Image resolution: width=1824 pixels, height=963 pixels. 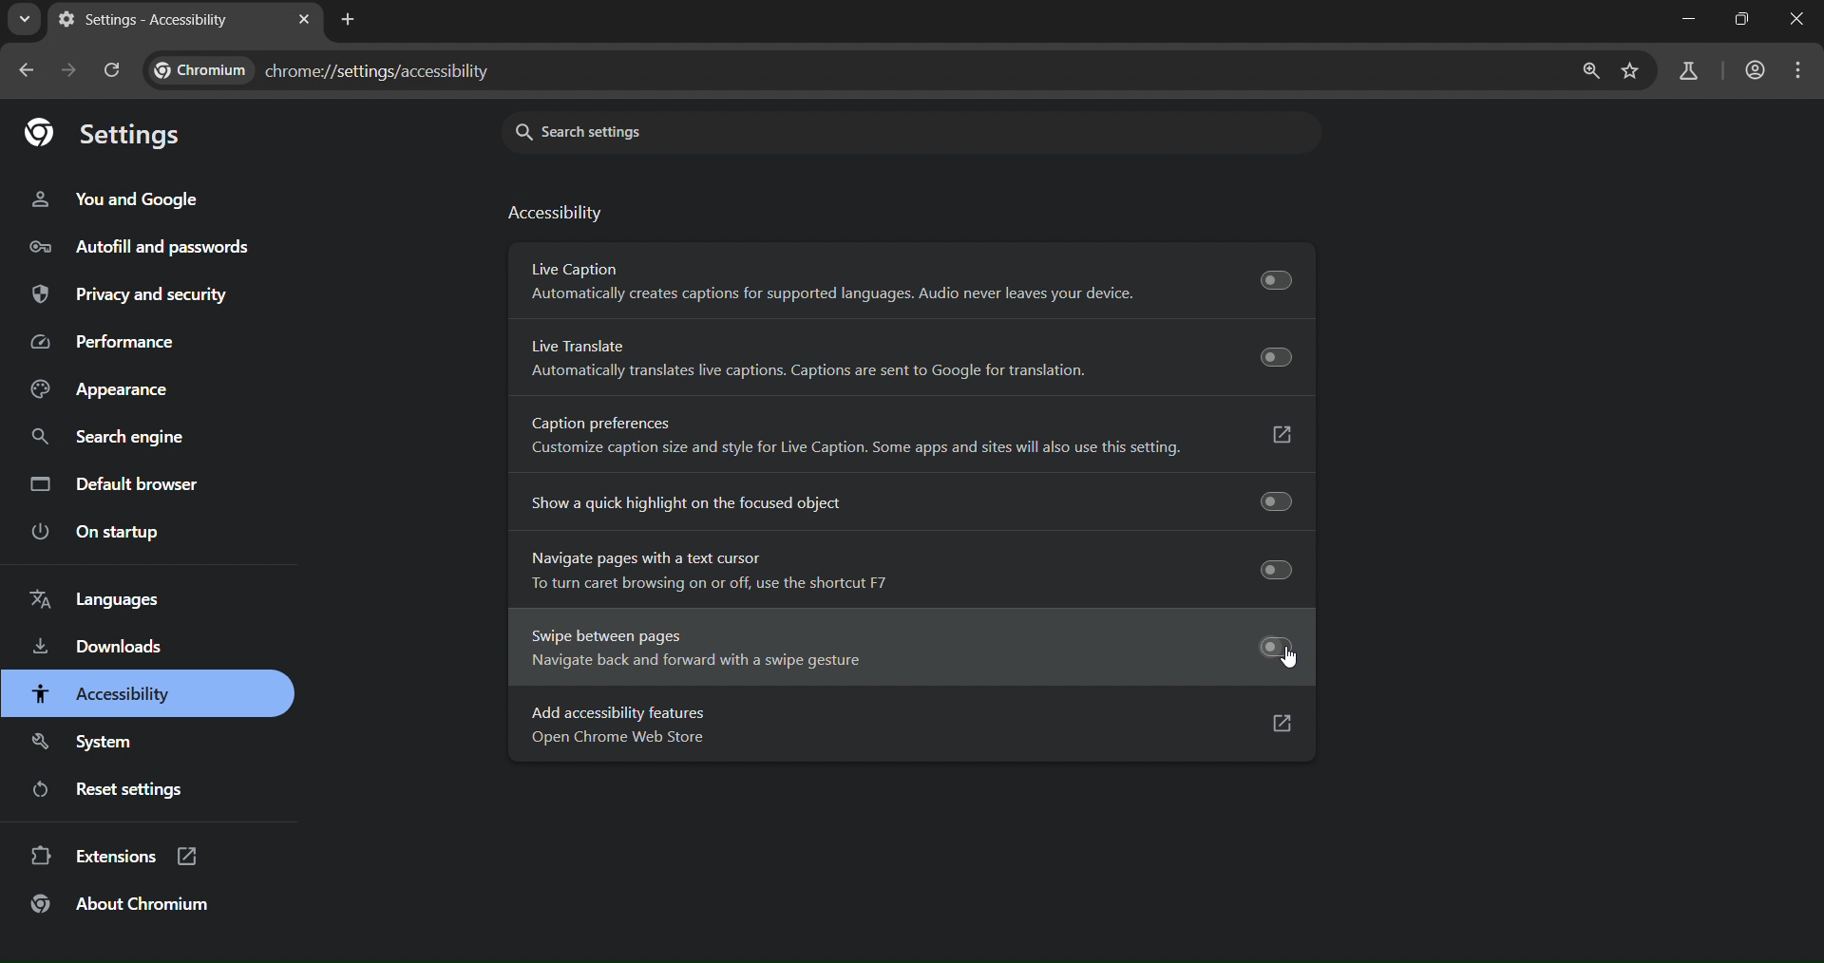 What do you see at coordinates (915, 358) in the screenshot?
I see `Live Translate
Automatically translates live captions. Captions are sent to Google for translation.` at bounding box center [915, 358].